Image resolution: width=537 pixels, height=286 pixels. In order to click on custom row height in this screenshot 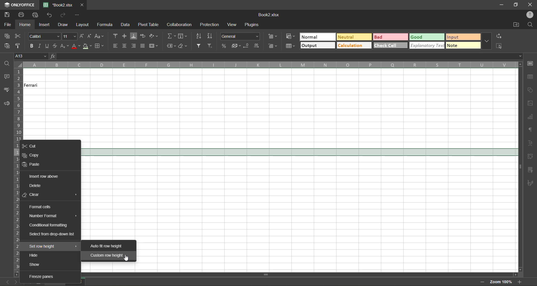, I will do `click(106, 255)`.